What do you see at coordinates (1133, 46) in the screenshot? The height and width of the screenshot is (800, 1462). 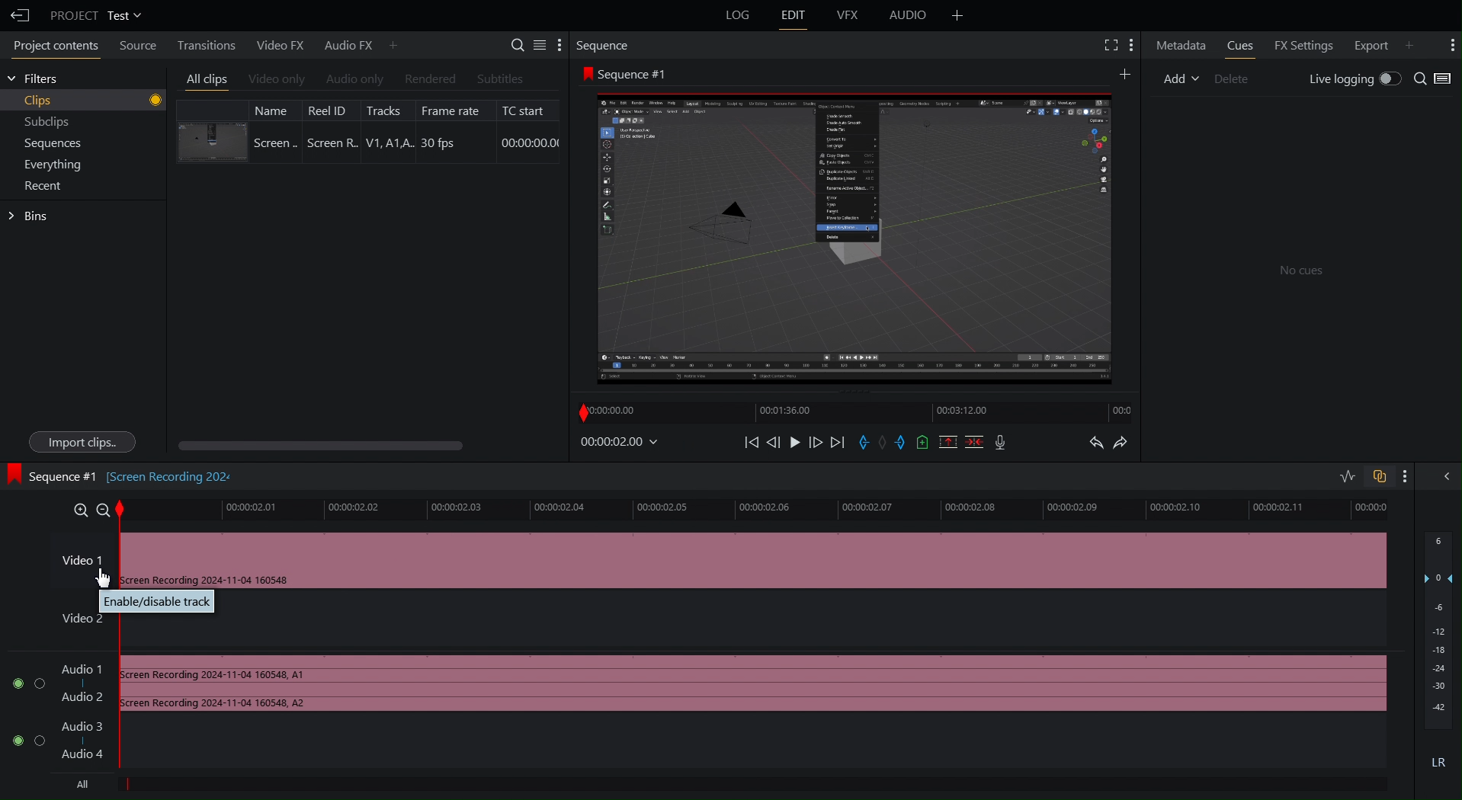 I see `More` at bounding box center [1133, 46].